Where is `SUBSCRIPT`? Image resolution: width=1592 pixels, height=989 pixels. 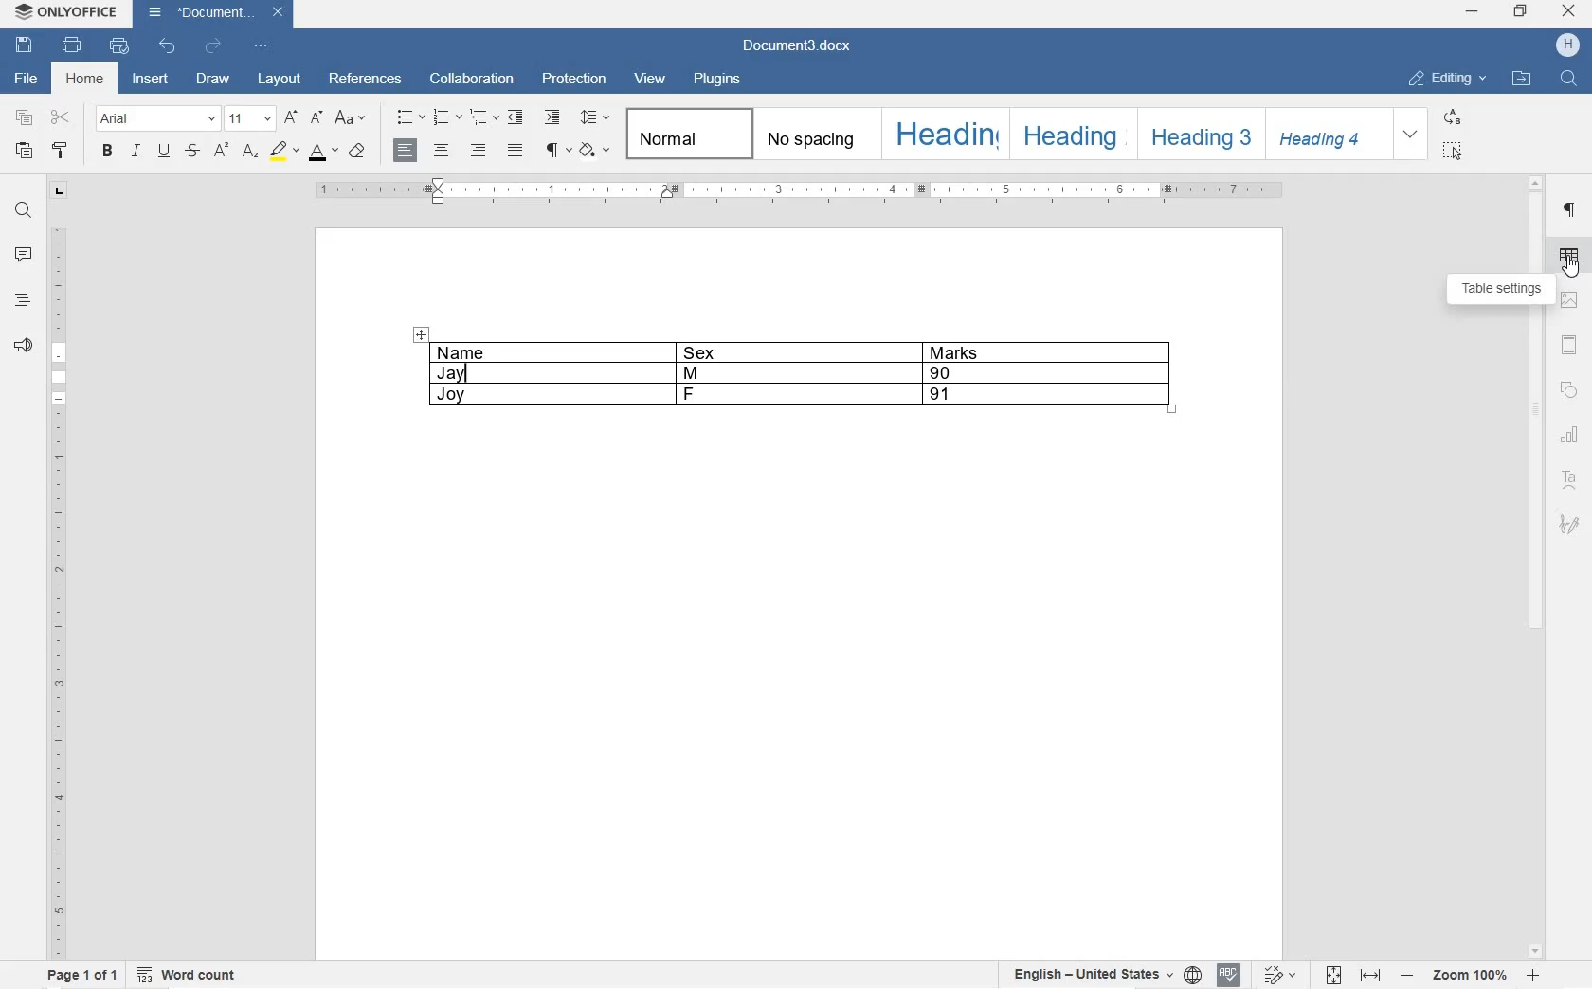
SUBSCRIPT is located at coordinates (251, 152).